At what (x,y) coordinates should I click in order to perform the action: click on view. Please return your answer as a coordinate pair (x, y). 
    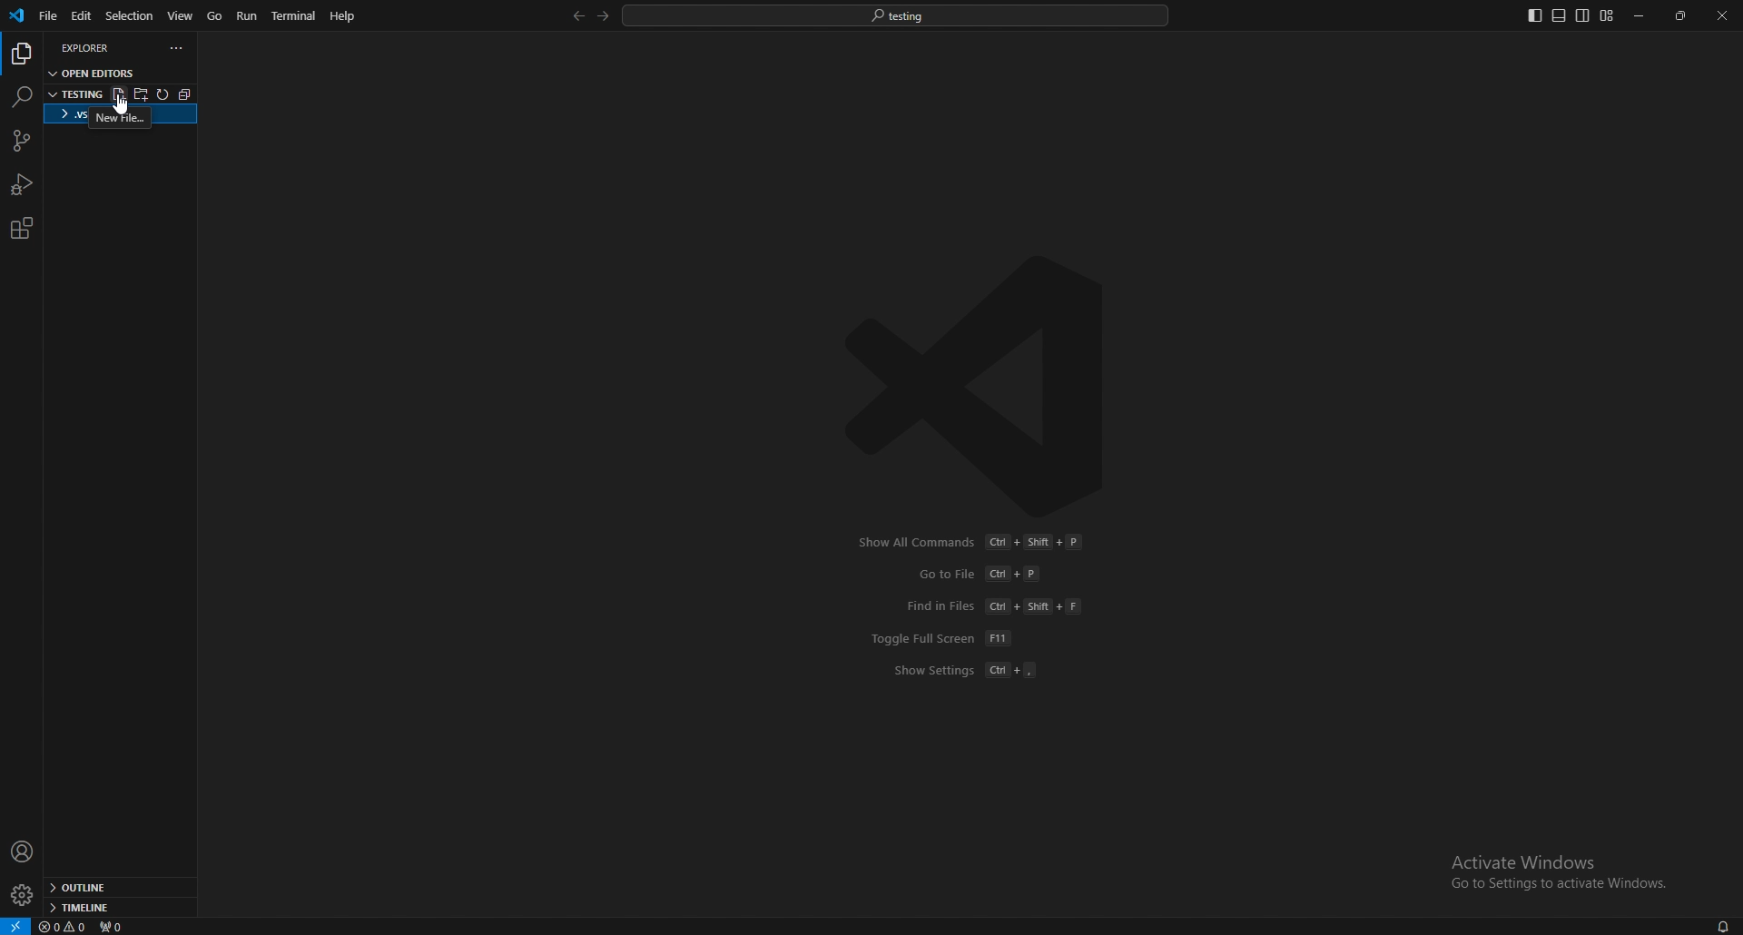
    Looking at the image, I should click on (182, 15).